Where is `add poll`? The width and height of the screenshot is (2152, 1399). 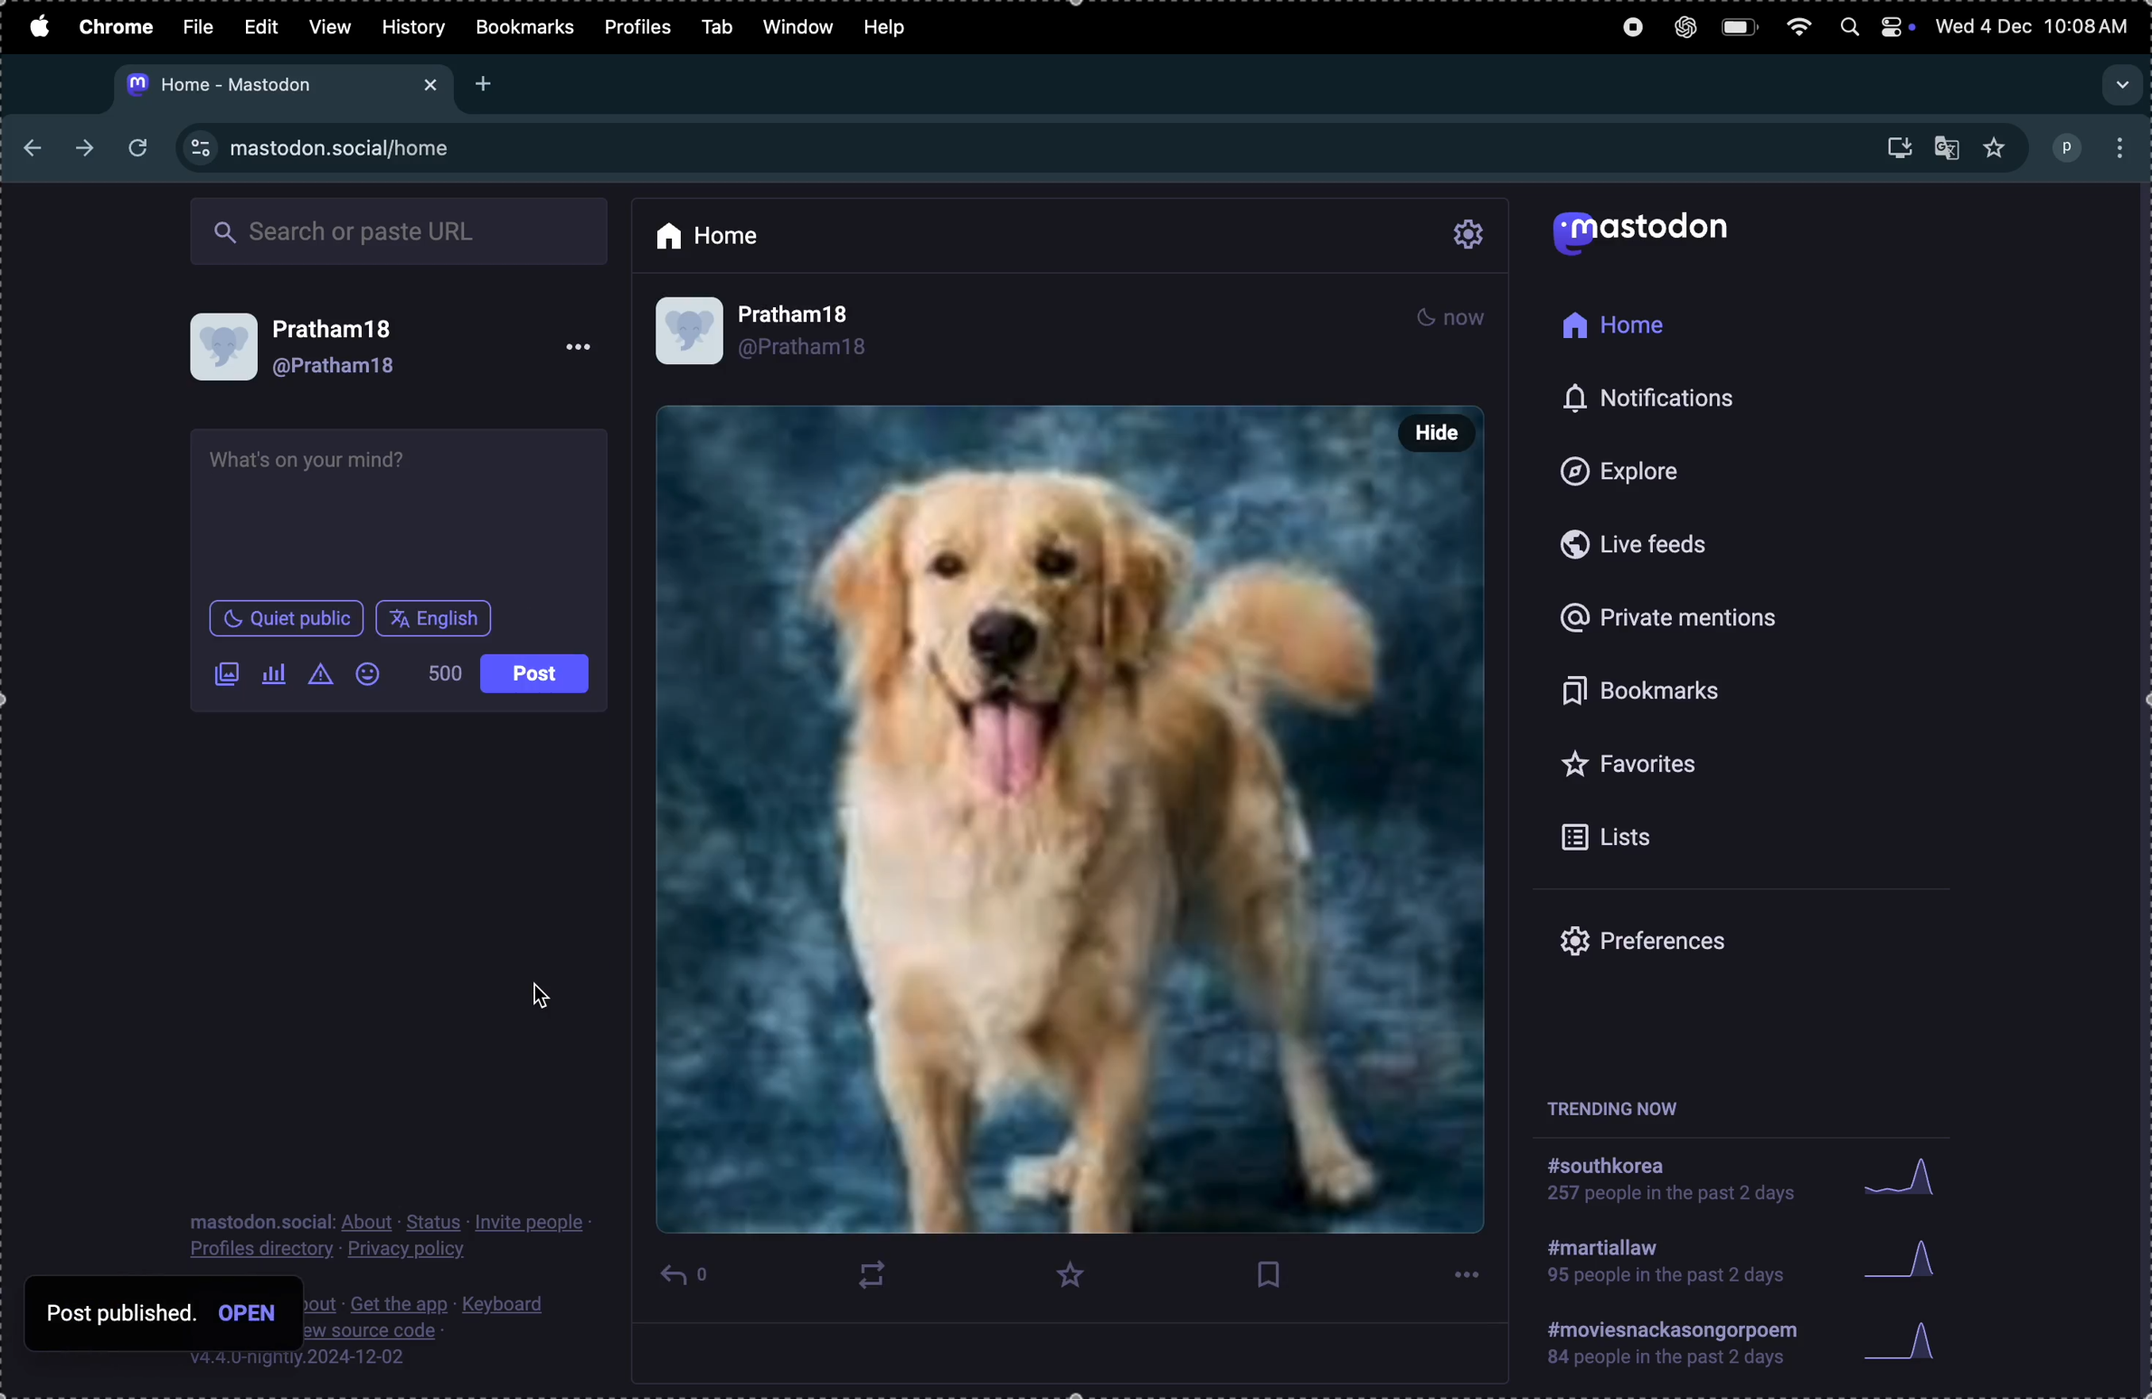 add poll is located at coordinates (276, 673).